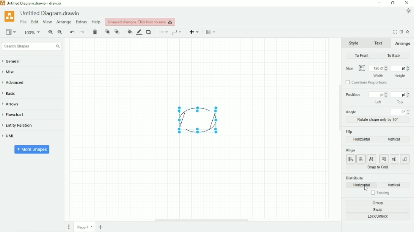 Image resolution: width=414 pixels, height=232 pixels. What do you see at coordinates (15, 62) in the screenshot?
I see `General` at bounding box center [15, 62].